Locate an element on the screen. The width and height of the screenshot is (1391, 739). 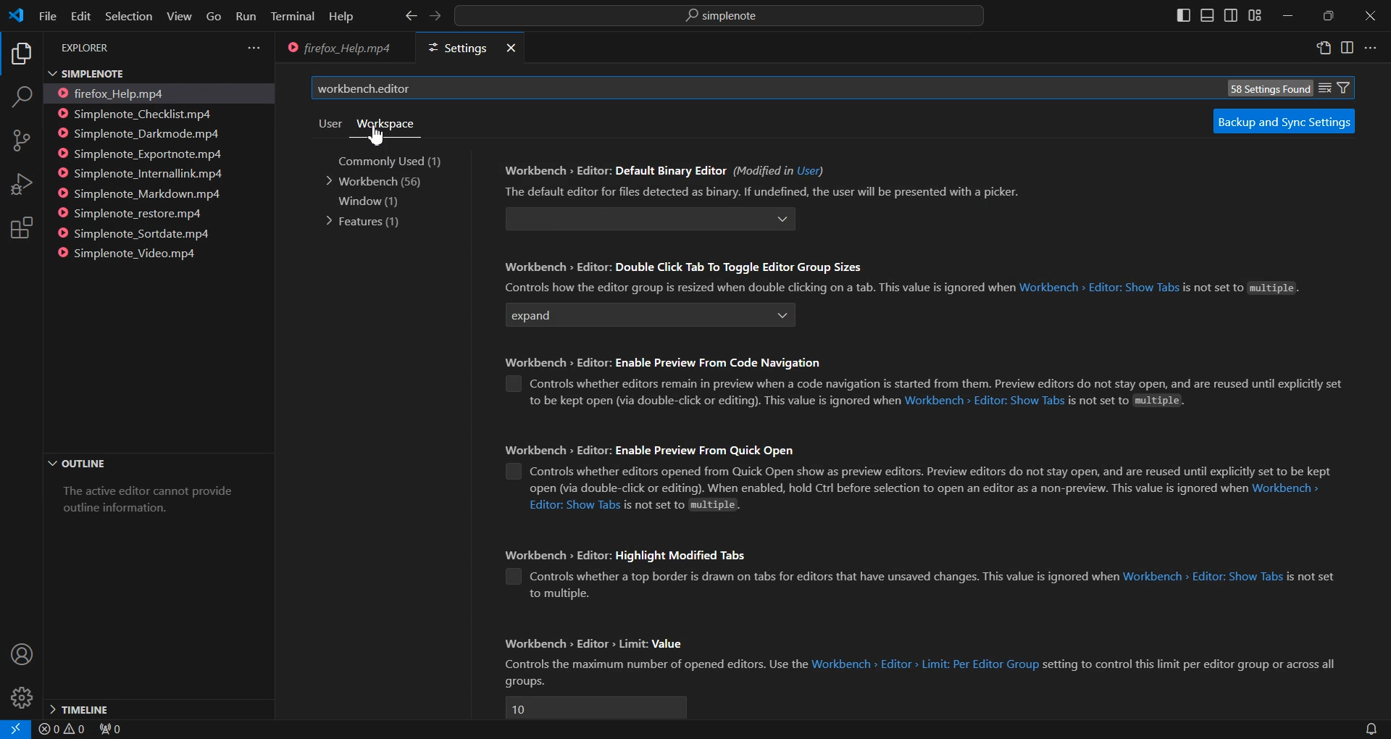
Simplenote_Video.mp4 is located at coordinates (134, 252).